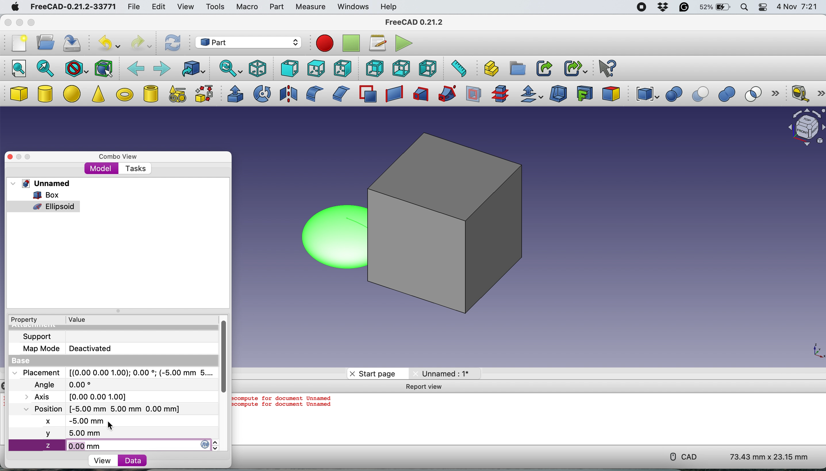  I want to click on unnamed, so click(40, 183).